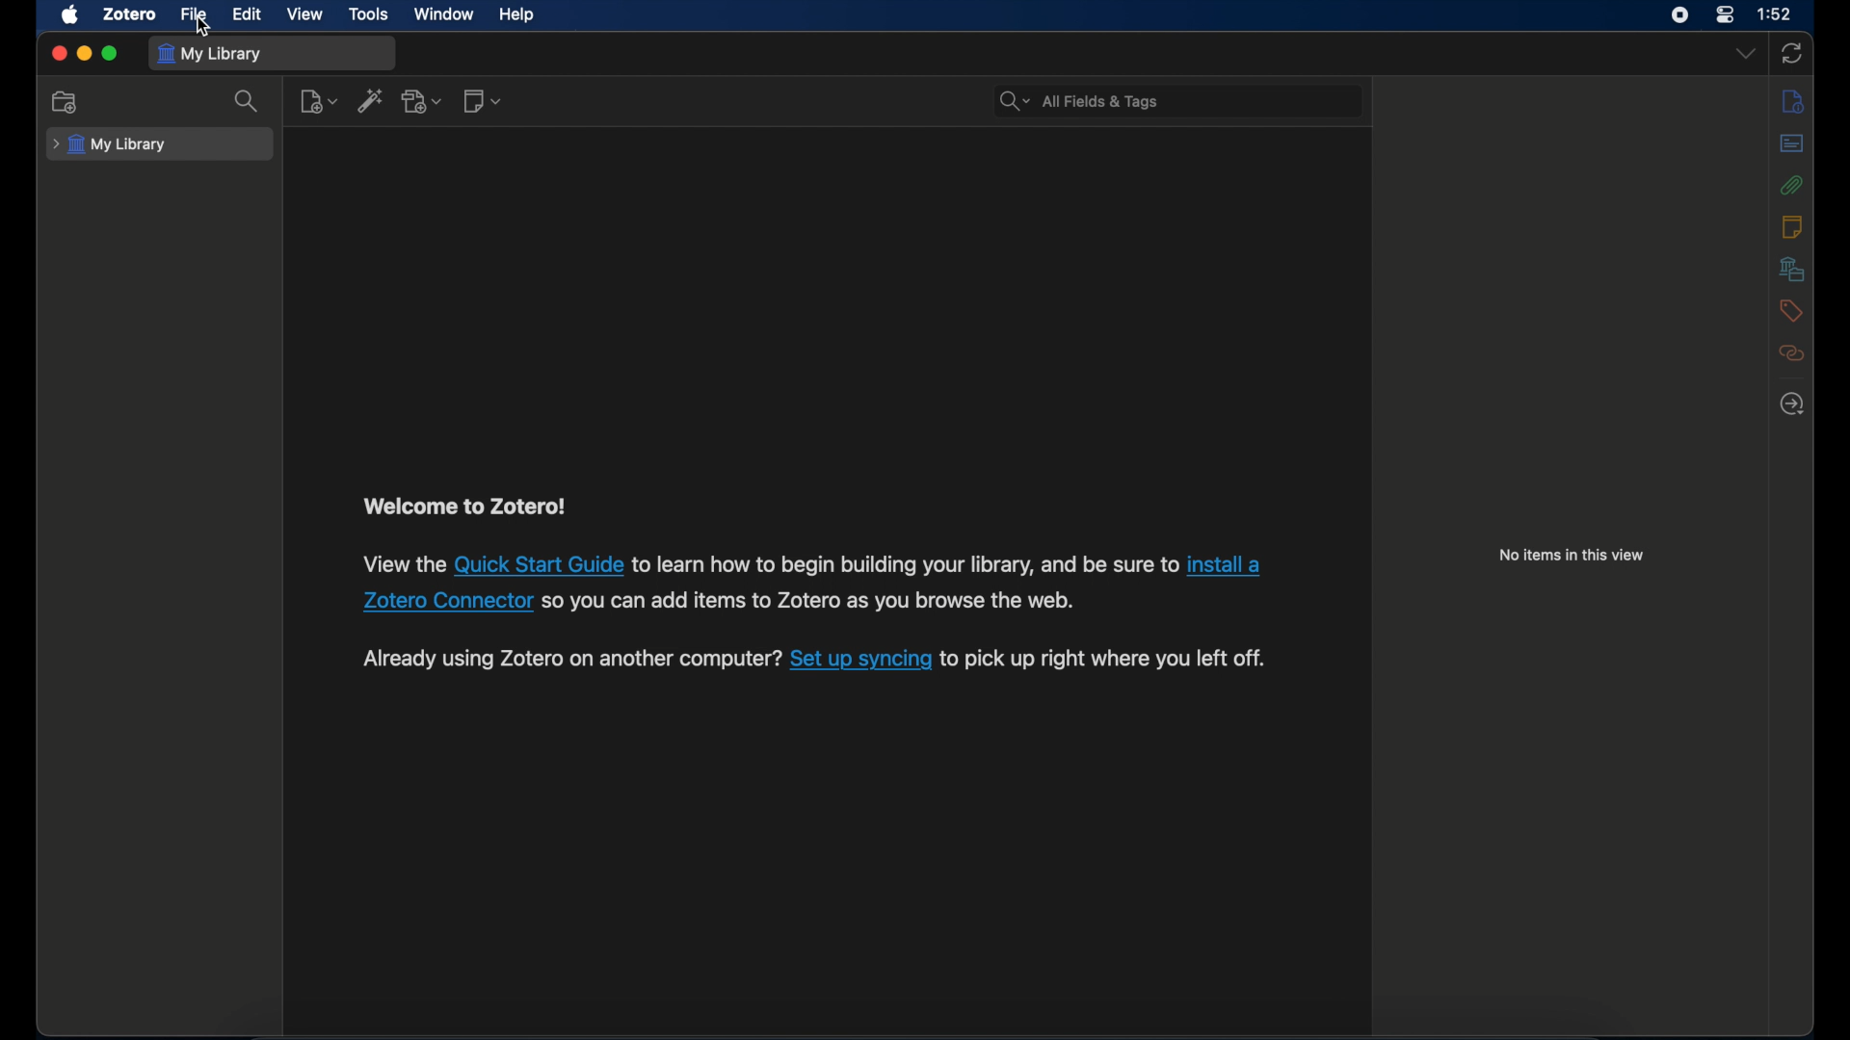  Describe the element at coordinates (402, 560) in the screenshot. I see `View the` at that location.